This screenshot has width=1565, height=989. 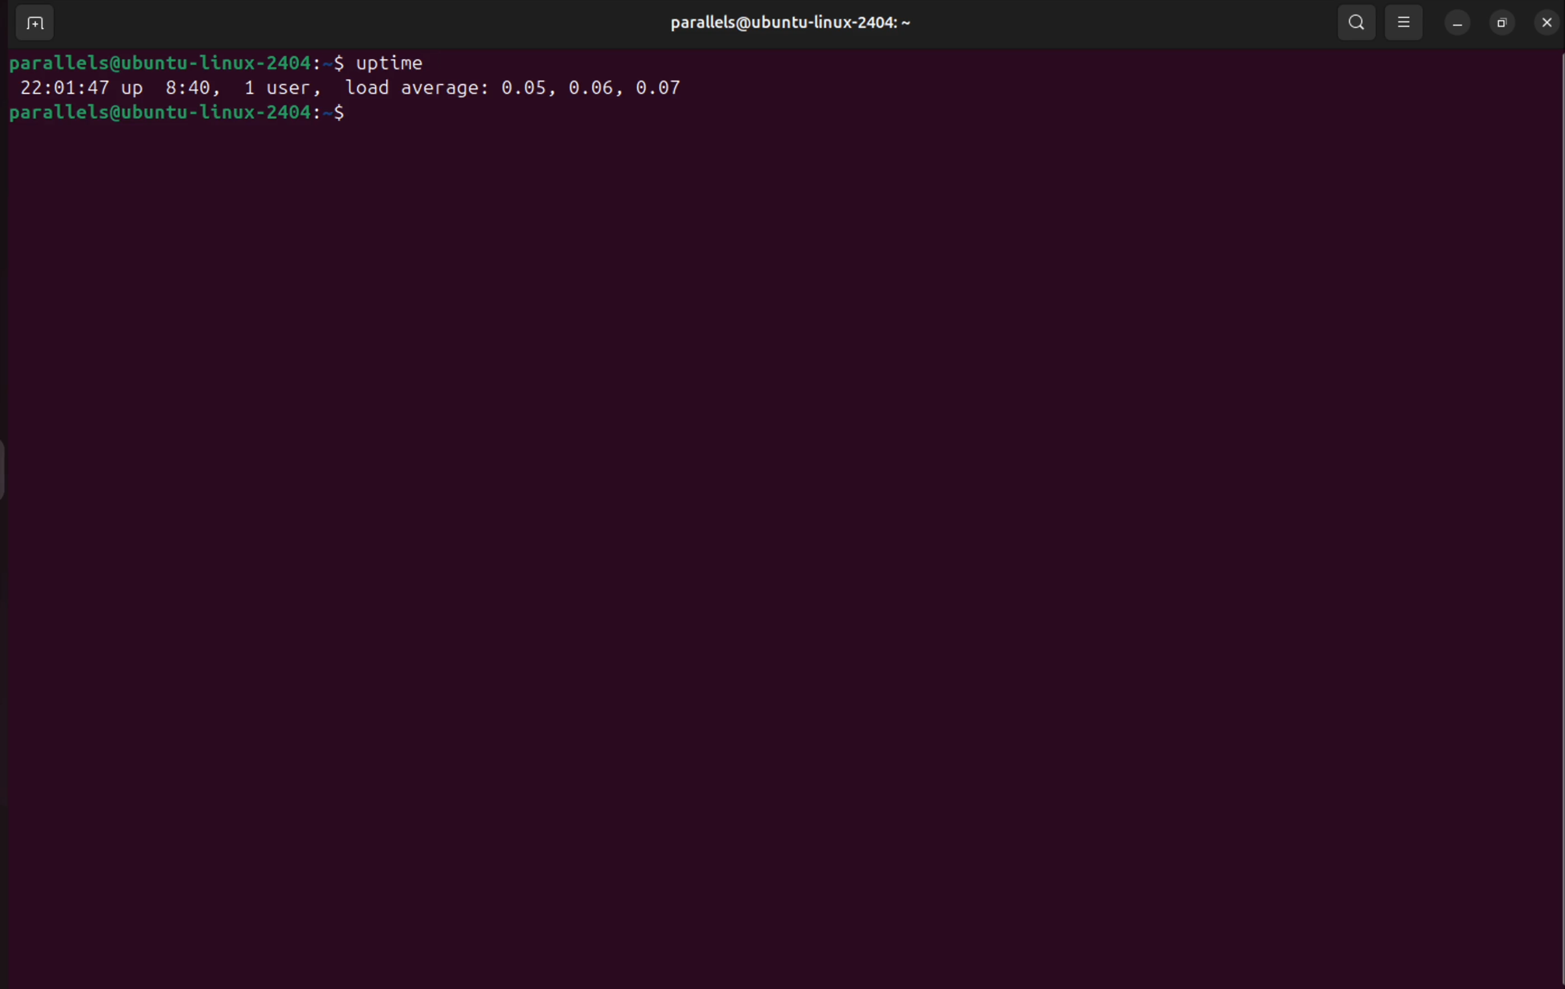 What do you see at coordinates (528, 88) in the screenshot?
I see `0.05` at bounding box center [528, 88].